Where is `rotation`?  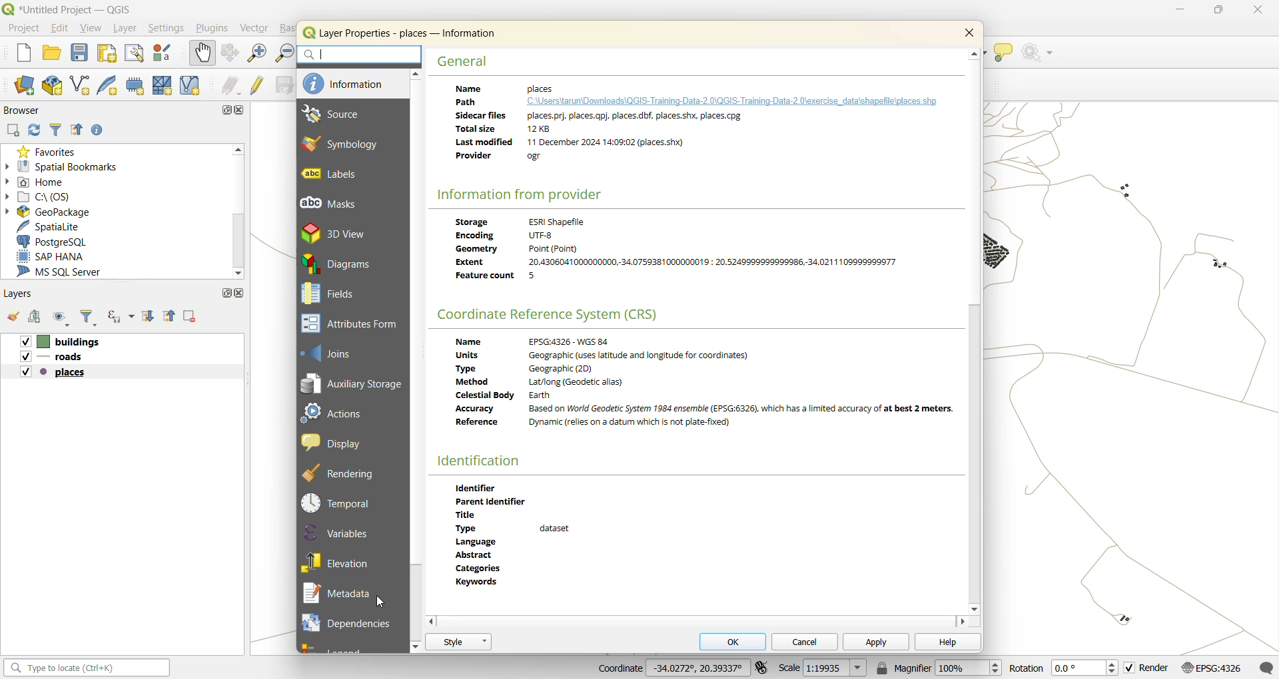 rotation is located at coordinates (1063, 667).